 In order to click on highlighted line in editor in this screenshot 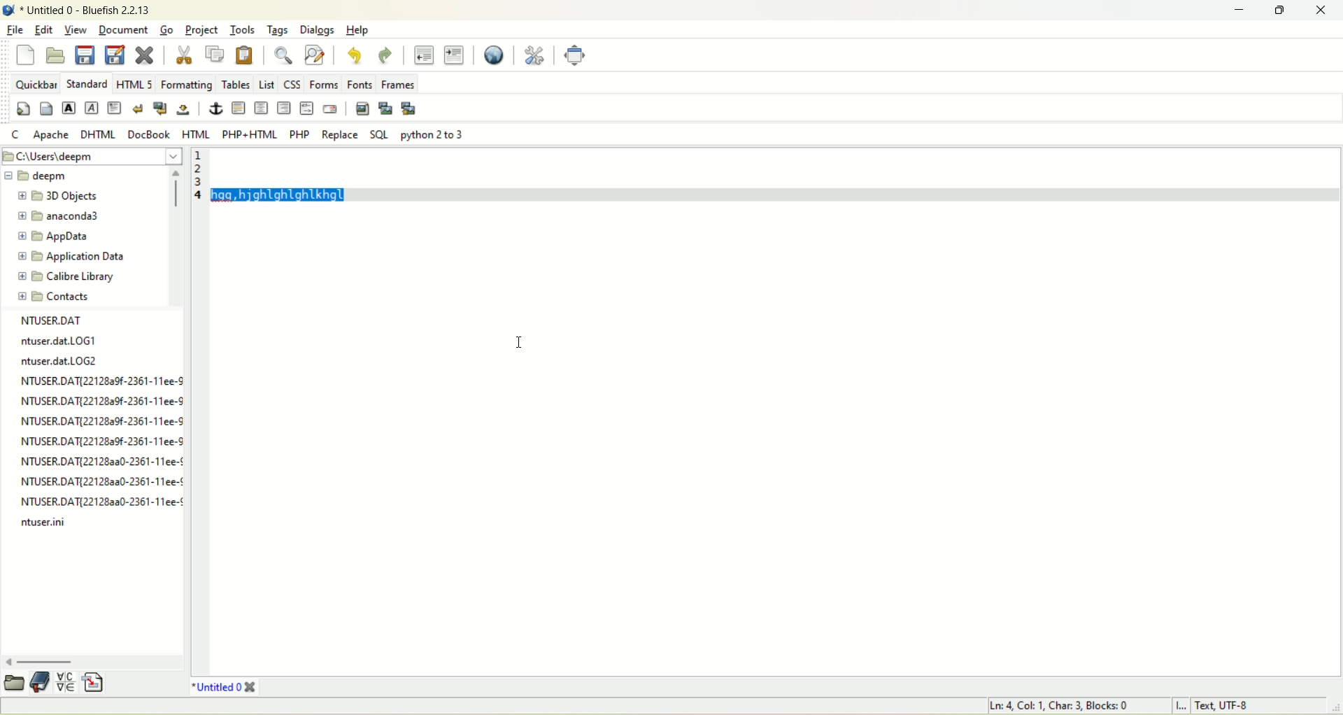, I will do `click(775, 175)`.